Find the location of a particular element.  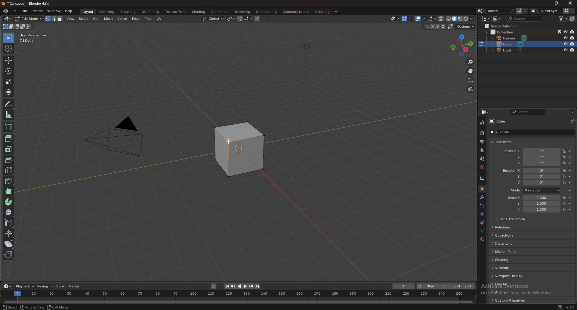

display filter is located at coordinates (529, 112).